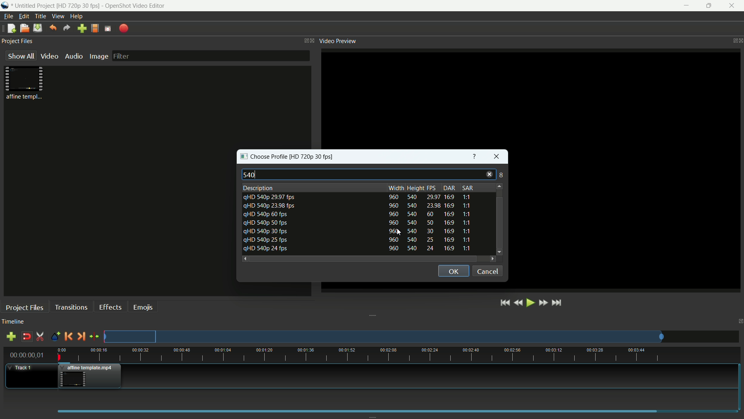  I want to click on video in track, so click(90, 376).